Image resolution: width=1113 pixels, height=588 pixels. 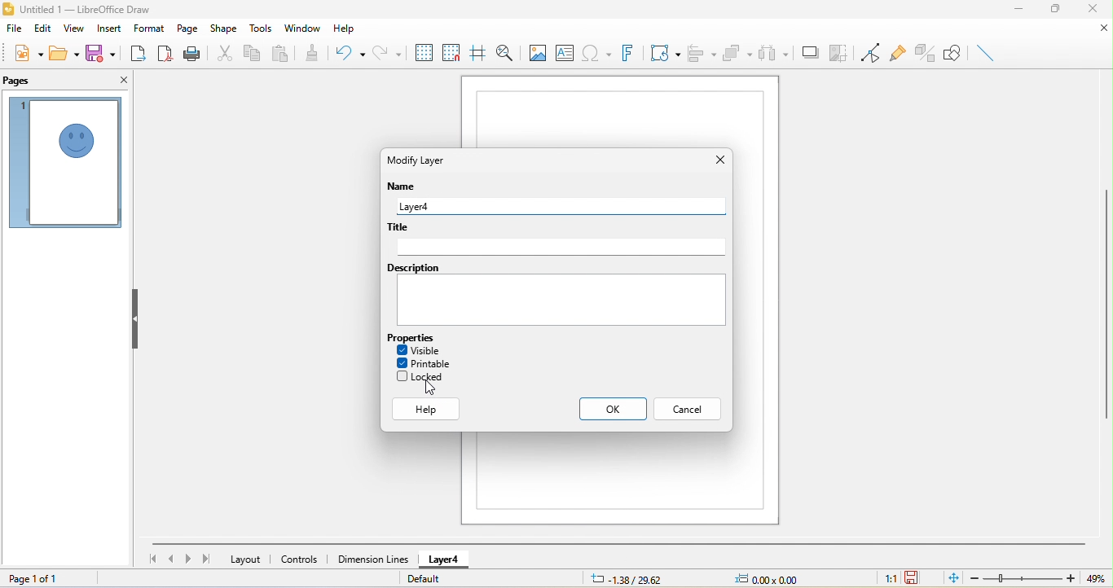 What do you see at coordinates (110, 29) in the screenshot?
I see `insert` at bounding box center [110, 29].